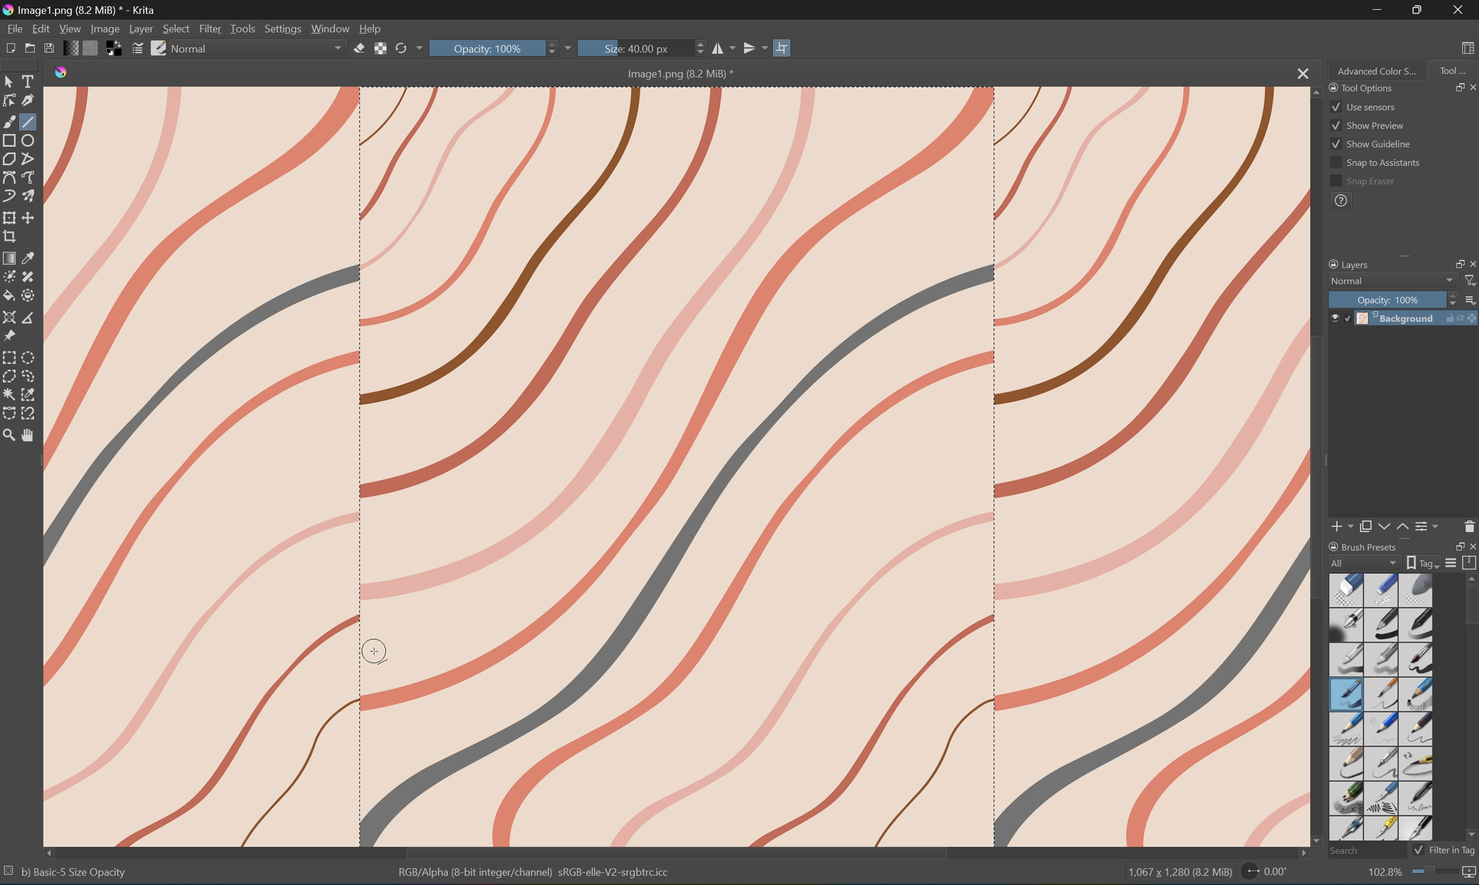 Image resolution: width=1479 pixels, height=885 pixels. I want to click on Line tool, so click(30, 122).